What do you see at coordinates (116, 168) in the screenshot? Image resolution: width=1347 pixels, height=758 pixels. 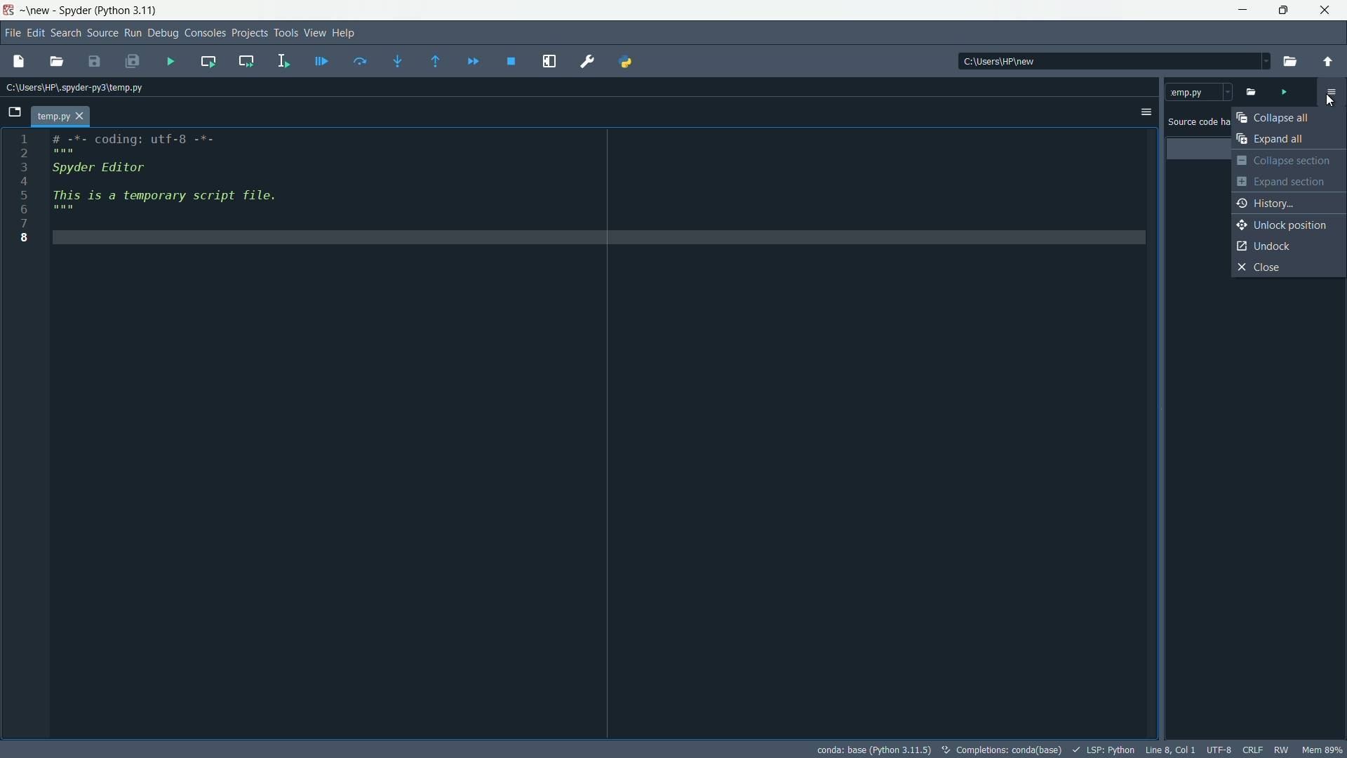 I see `Spyder Editor` at bounding box center [116, 168].